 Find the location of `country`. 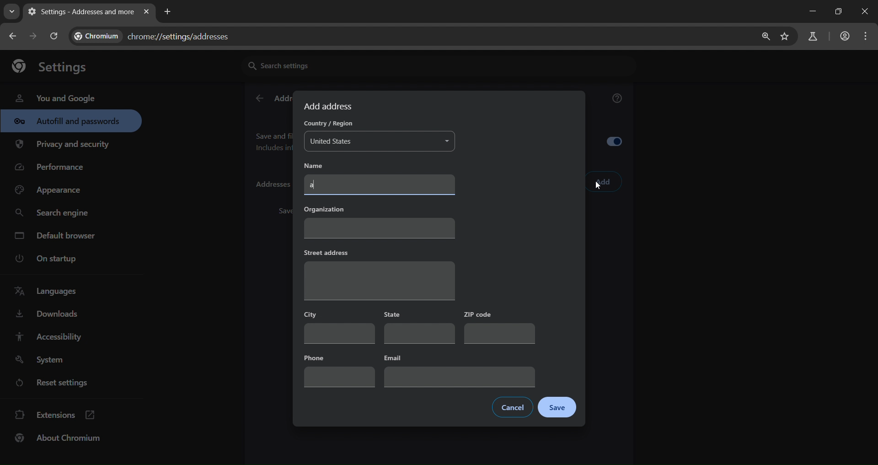

country is located at coordinates (327, 124).